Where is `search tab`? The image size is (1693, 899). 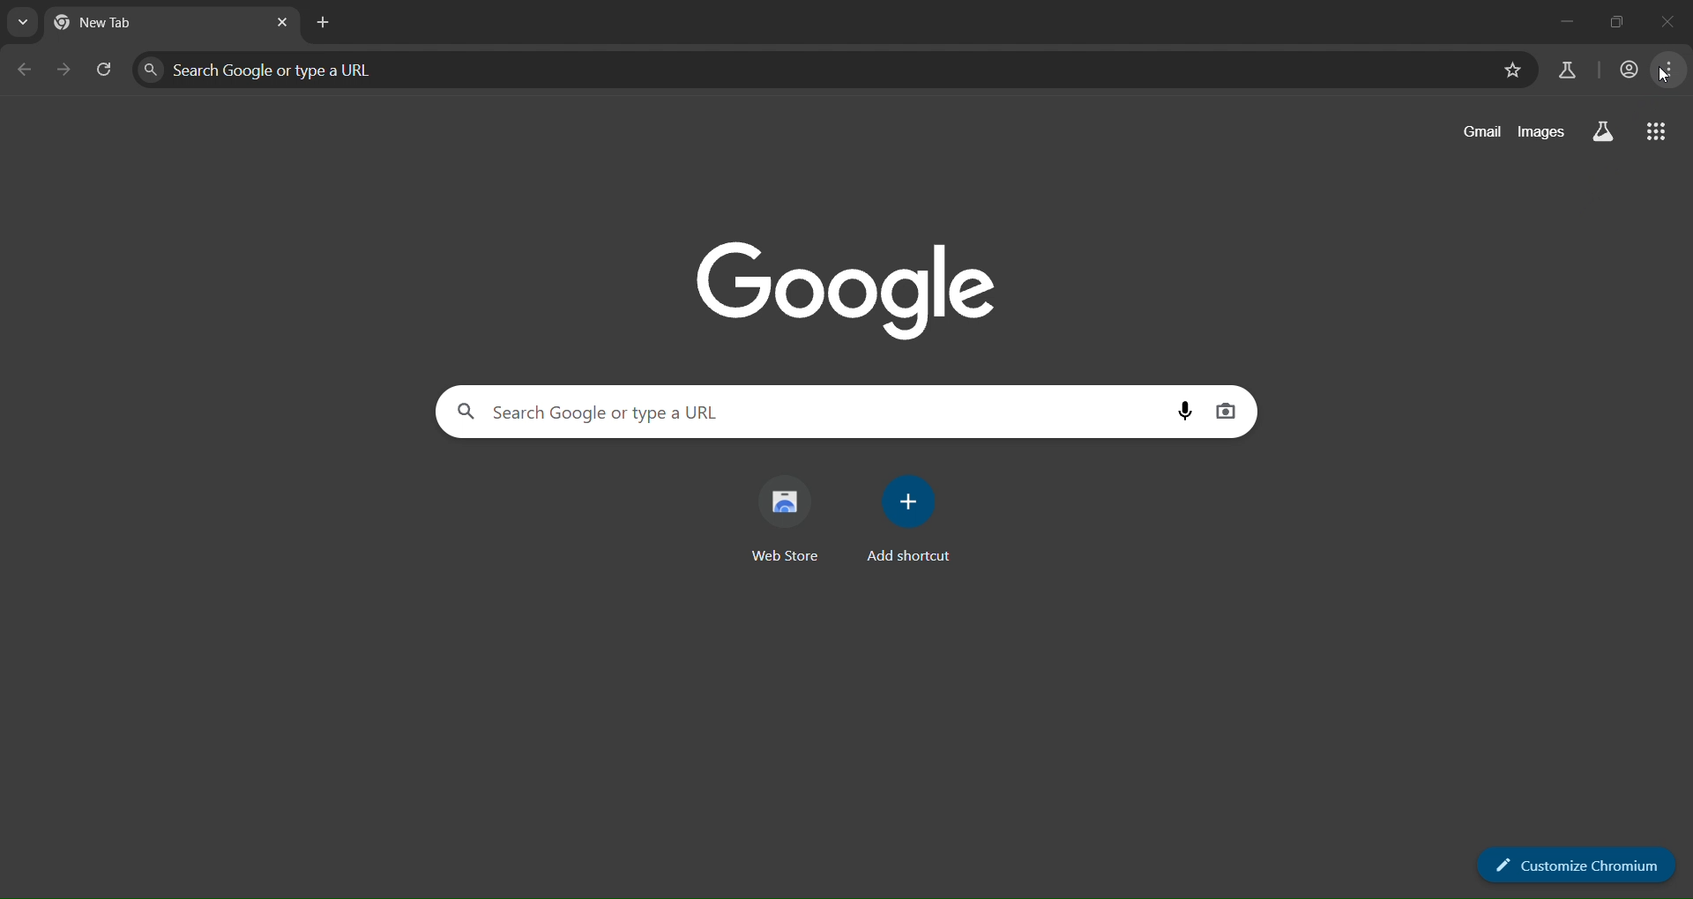 search tab is located at coordinates (19, 20).